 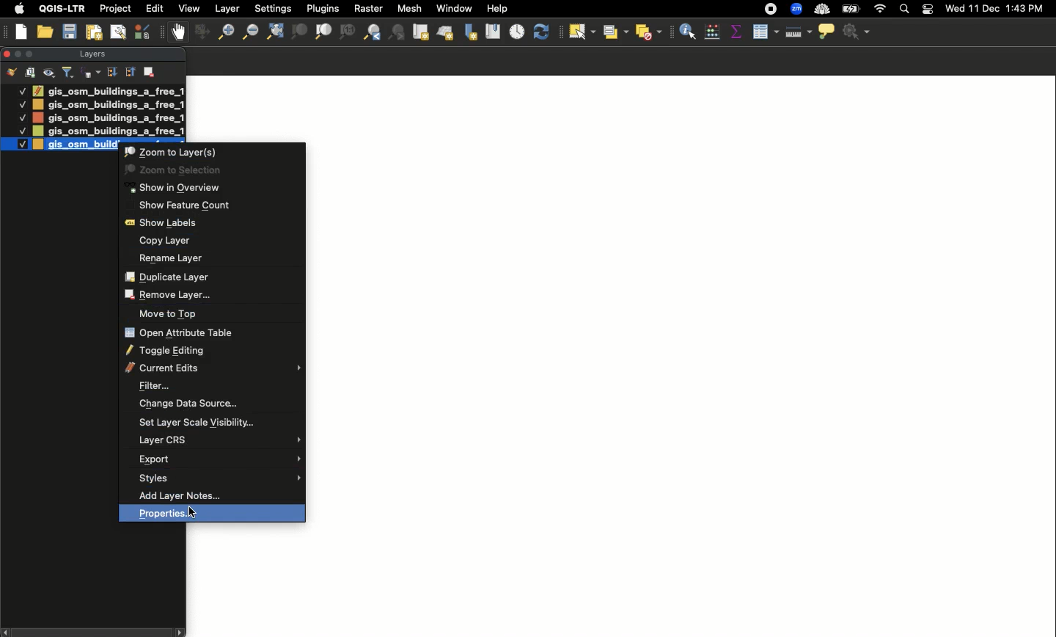 What do you see at coordinates (50, 73) in the screenshot?
I see `Manage map themes` at bounding box center [50, 73].